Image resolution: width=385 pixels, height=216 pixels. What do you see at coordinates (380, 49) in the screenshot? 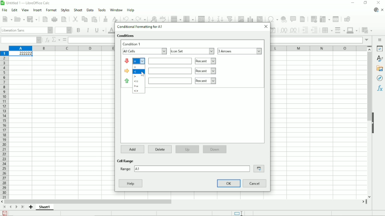
I see `Properties` at bounding box center [380, 49].